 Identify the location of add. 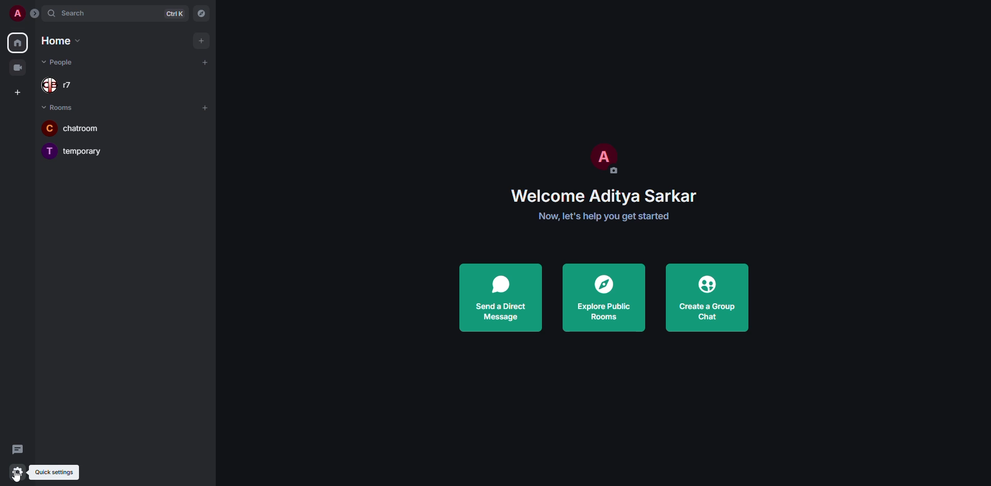
(204, 107).